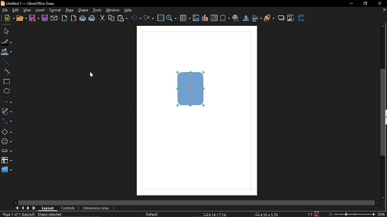  I want to click on 64.28 x31.12, so click(267, 215).